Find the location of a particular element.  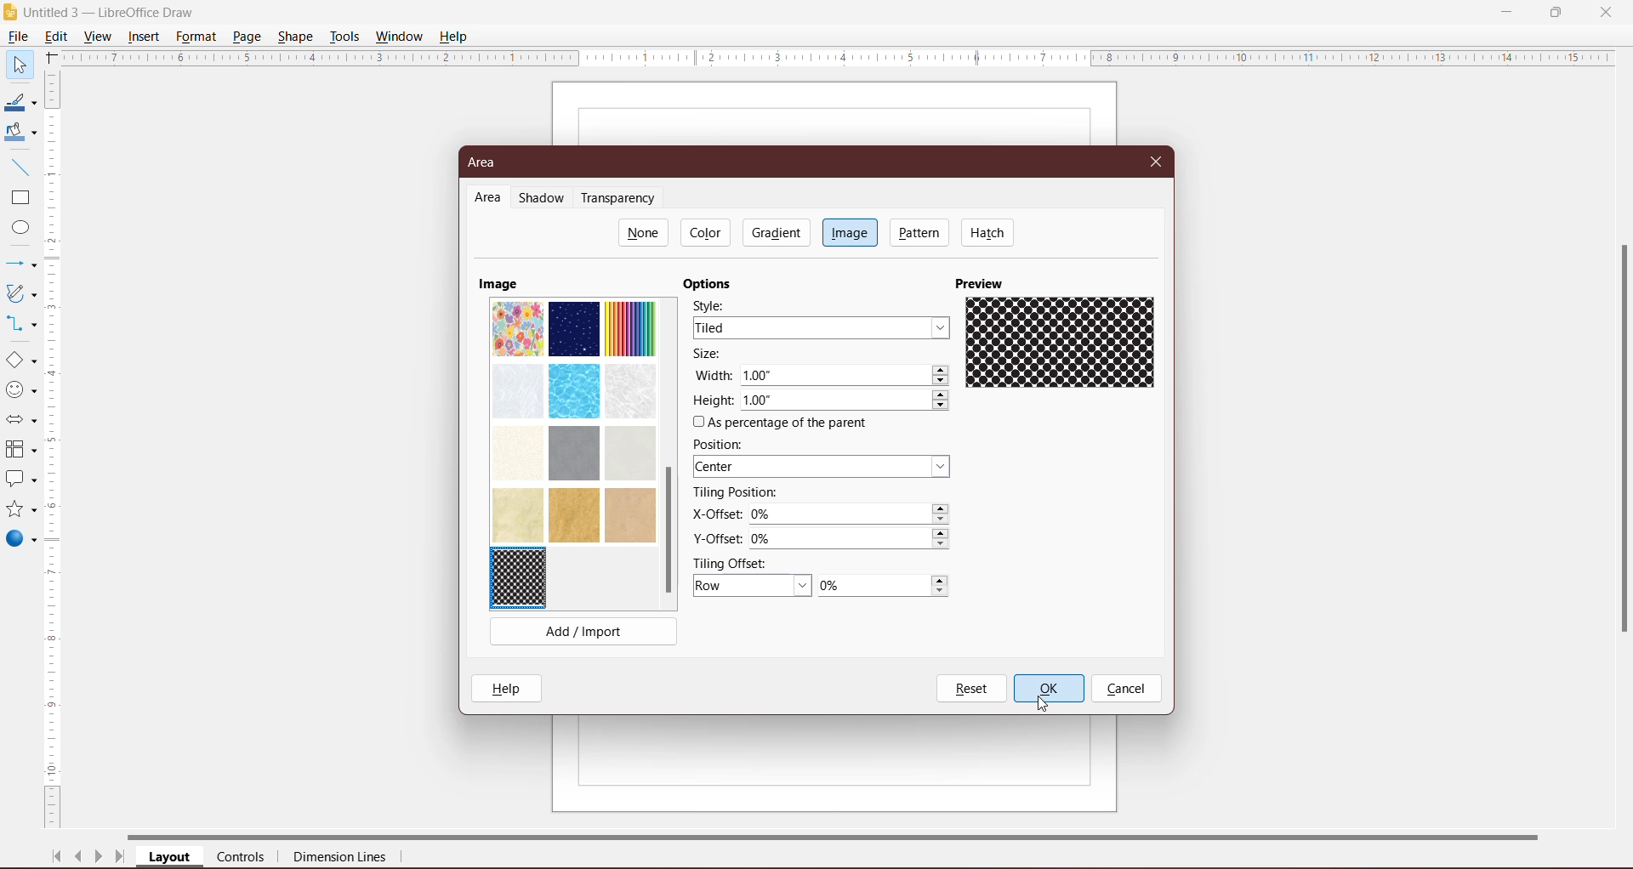

Set  the X-Offset is located at coordinates (851, 514).